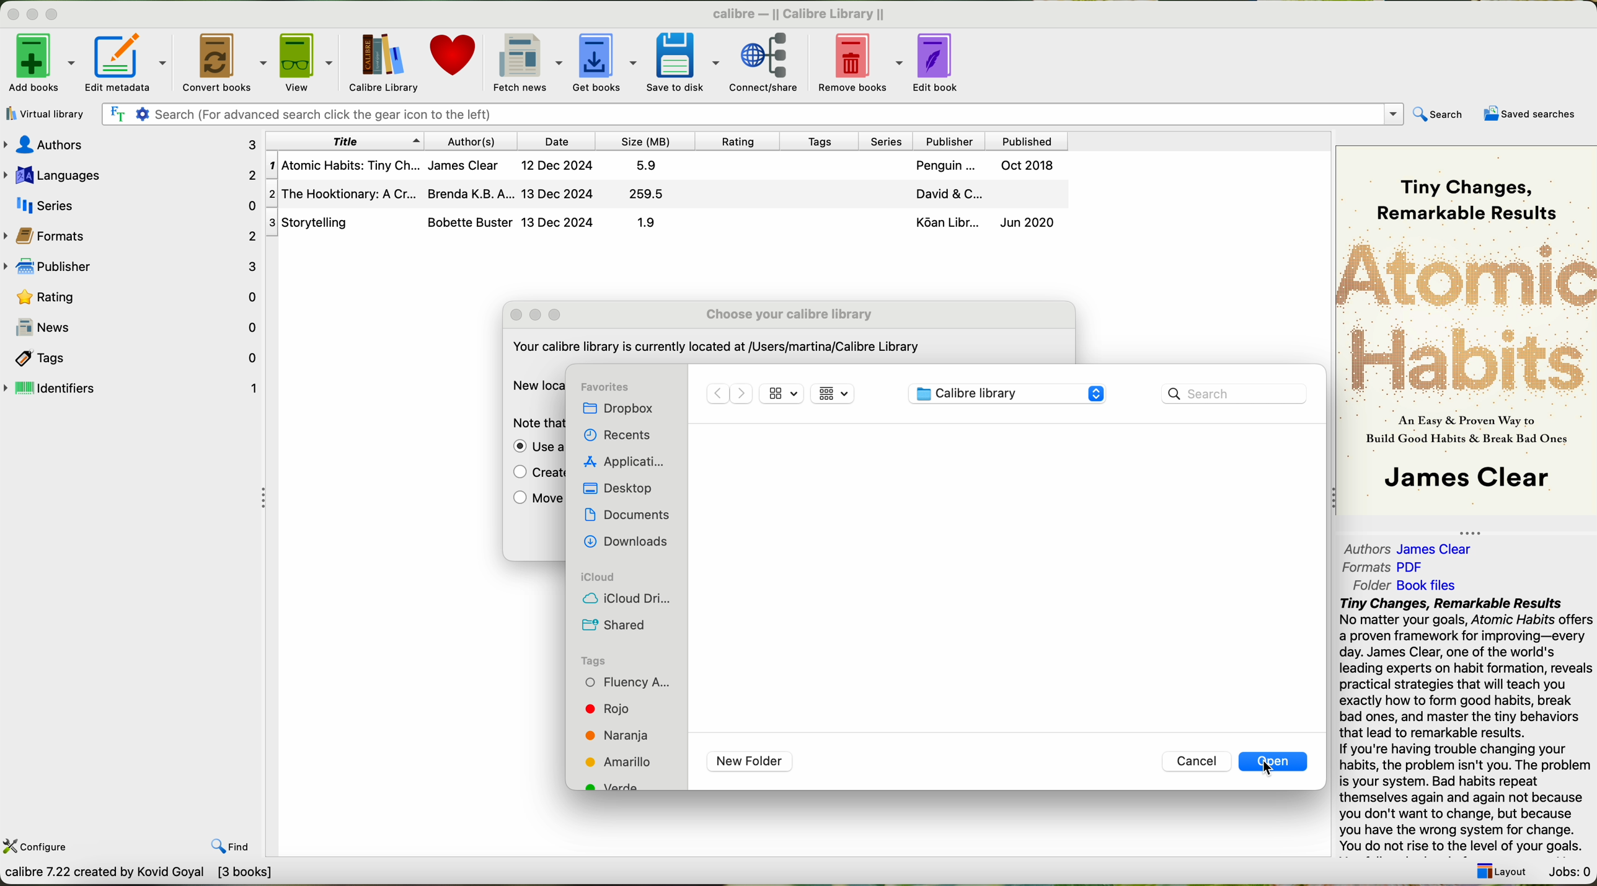 The width and height of the screenshot is (1597, 886). I want to click on check box, so click(515, 472).